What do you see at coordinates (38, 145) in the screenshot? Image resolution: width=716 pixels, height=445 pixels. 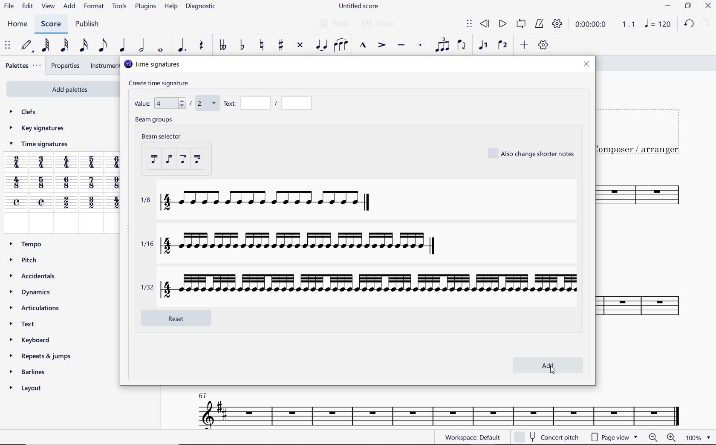 I see `TIME SIGNATURES` at bounding box center [38, 145].